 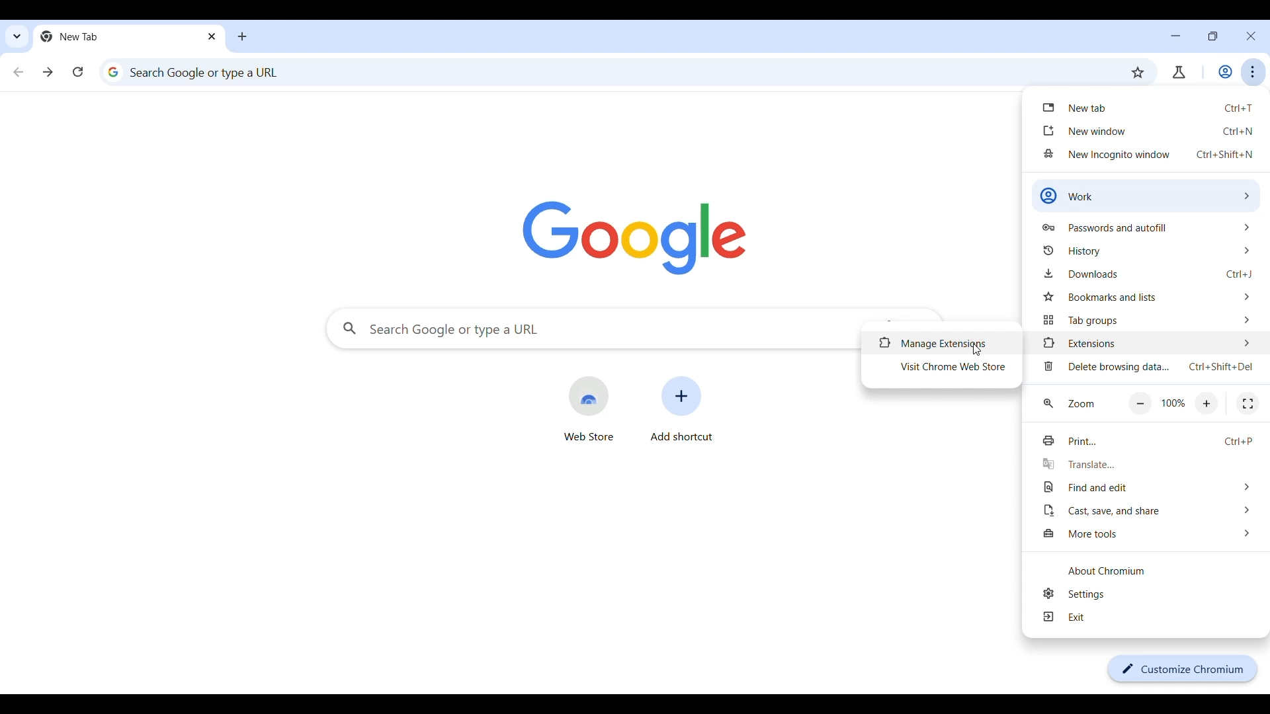 I want to click on Search Google or enter web link, so click(x=603, y=72).